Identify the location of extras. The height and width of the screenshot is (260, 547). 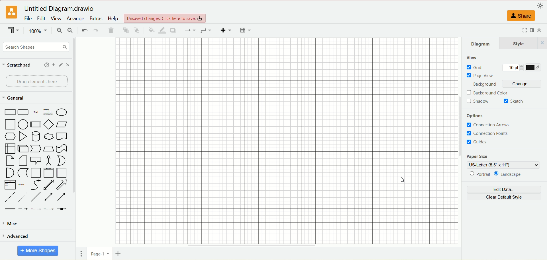
(96, 18).